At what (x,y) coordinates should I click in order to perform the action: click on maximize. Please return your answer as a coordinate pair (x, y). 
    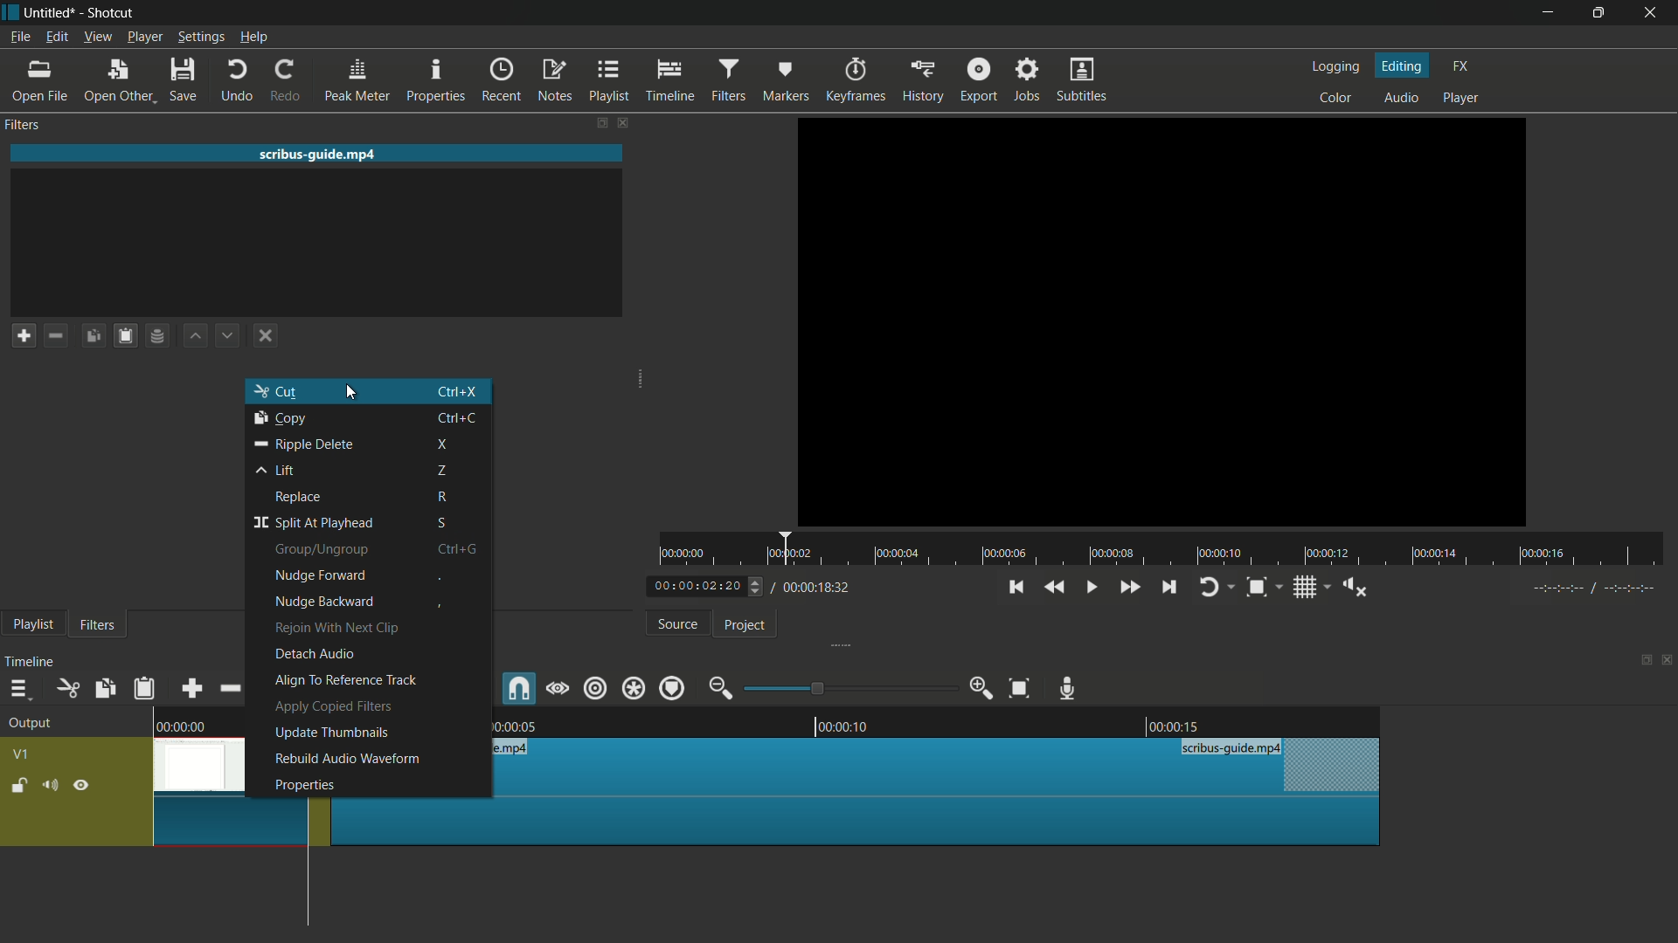
    Looking at the image, I should click on (1600, 12).